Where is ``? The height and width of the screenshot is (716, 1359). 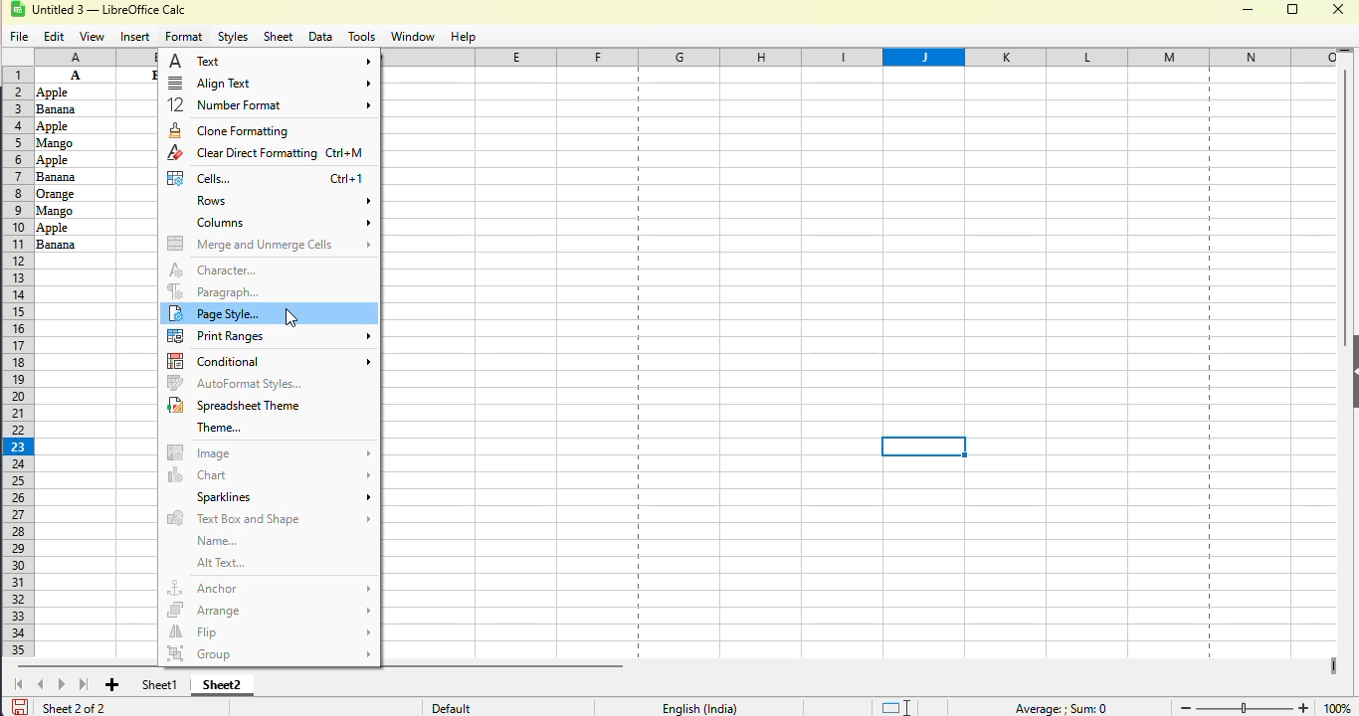  is located at coordinates (71, 109).